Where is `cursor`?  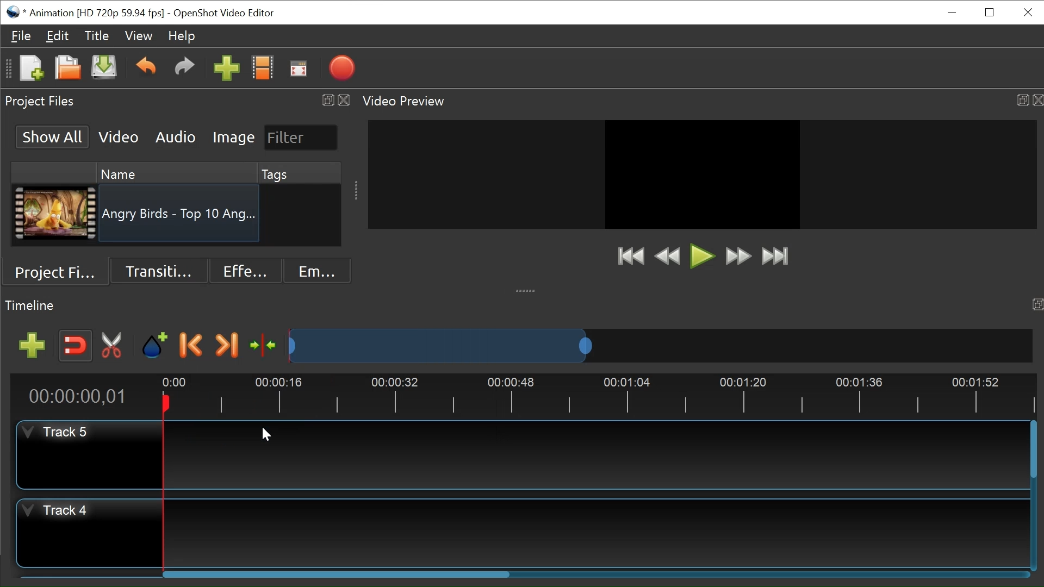 cursor is located at coordinates (269, 436).